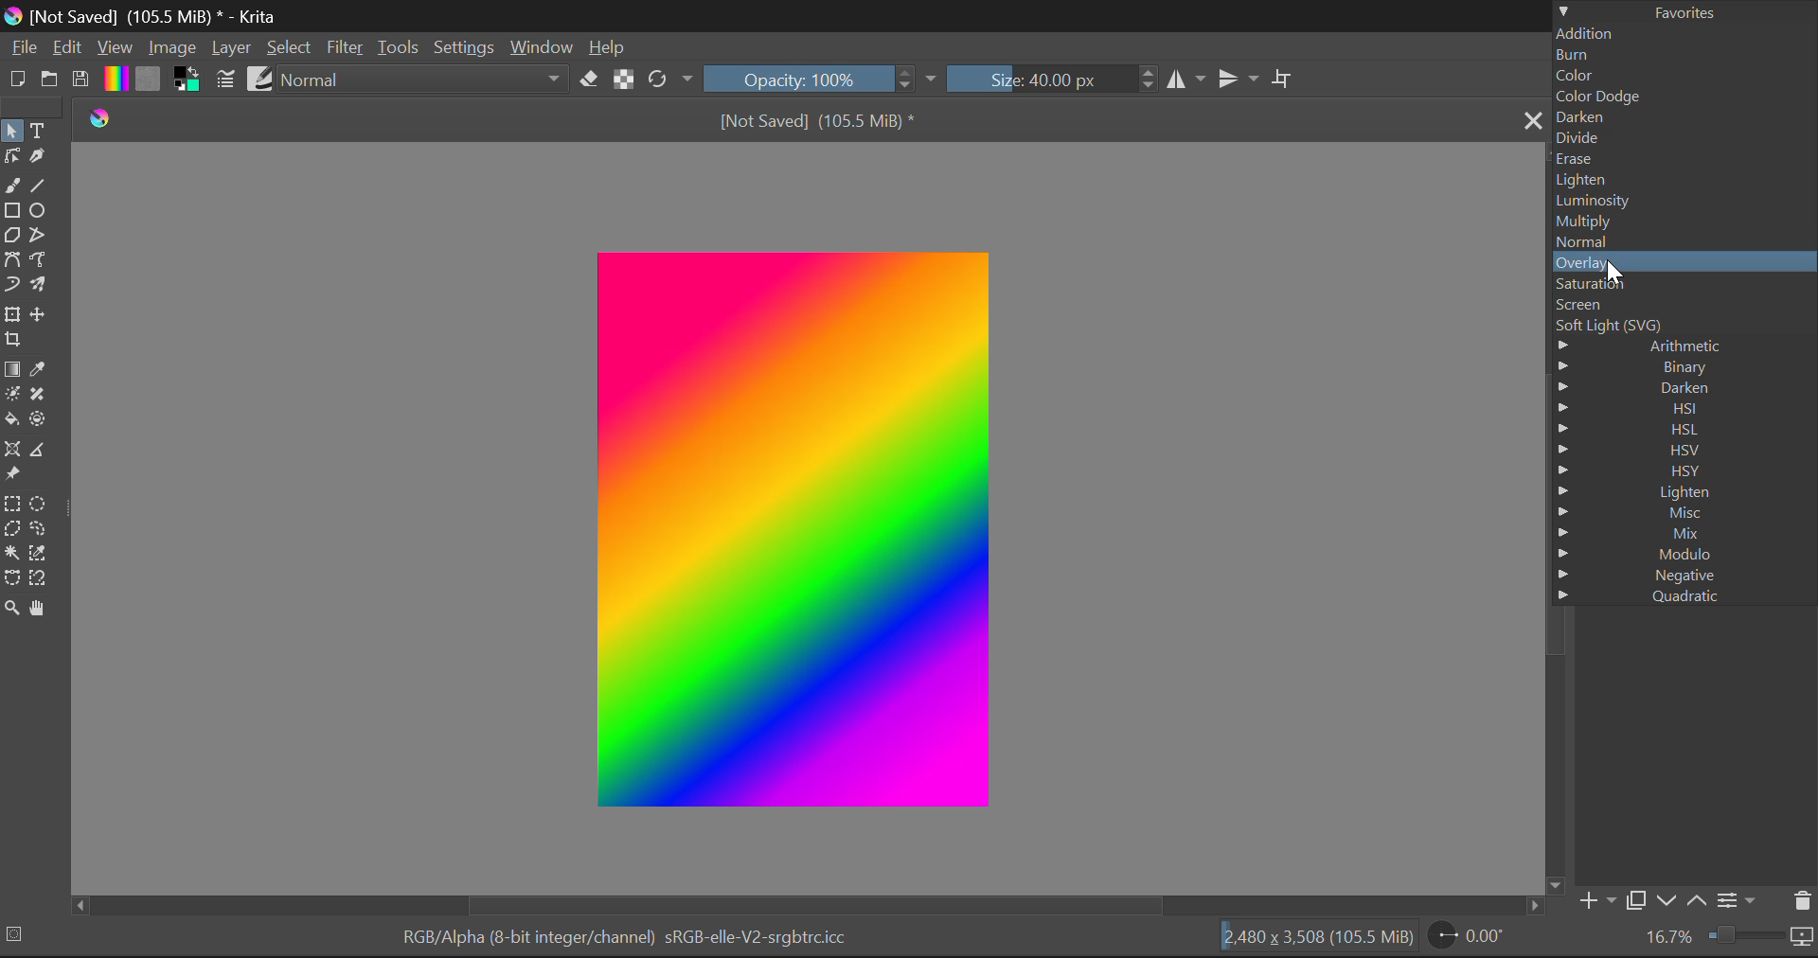  I want to click on Scroll Bar, so click(809, 904).